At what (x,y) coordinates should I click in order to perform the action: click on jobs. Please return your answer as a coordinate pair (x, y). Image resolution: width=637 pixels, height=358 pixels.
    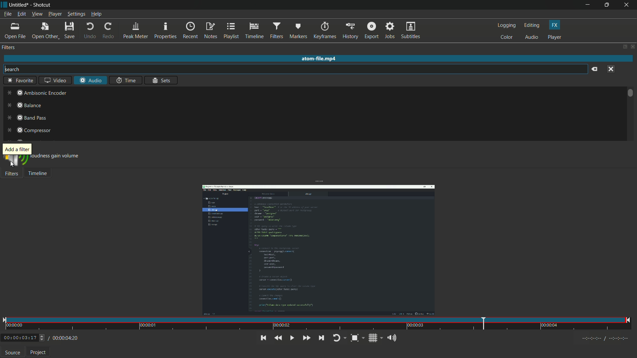
    Looking at the image, I should click on (390, 31).